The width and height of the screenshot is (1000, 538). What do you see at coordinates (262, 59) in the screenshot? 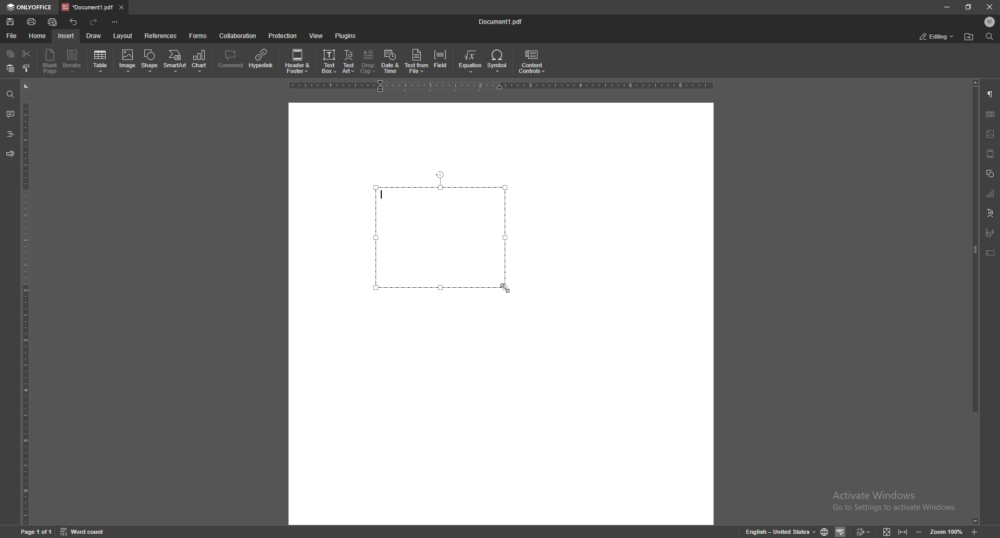
I see `hyperlink` at bounding box center [262, 59].